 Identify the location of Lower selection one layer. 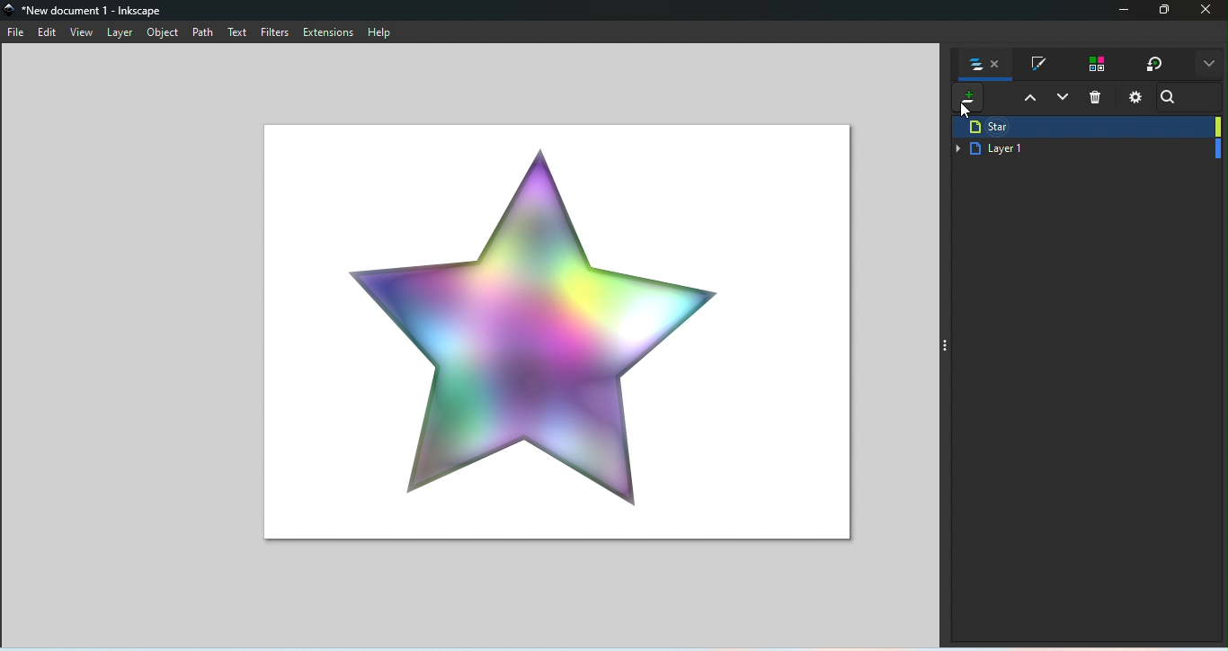
(1063, 101).